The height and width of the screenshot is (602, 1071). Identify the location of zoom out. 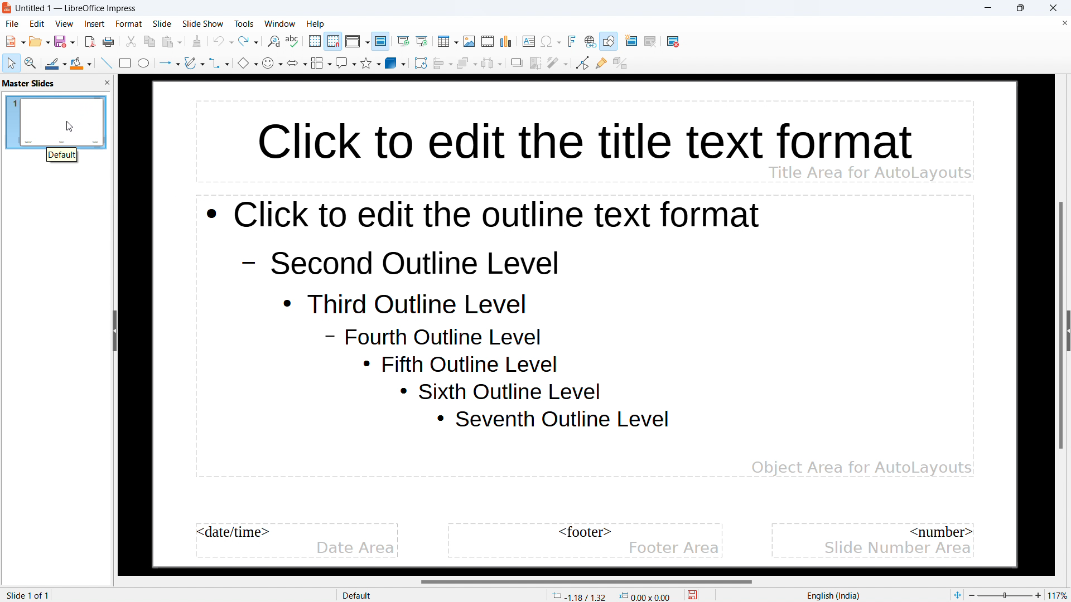
(972, 595).